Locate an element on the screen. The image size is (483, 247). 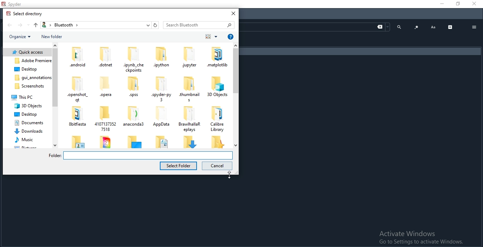
Activate windows is located at coordinates (421, 237).